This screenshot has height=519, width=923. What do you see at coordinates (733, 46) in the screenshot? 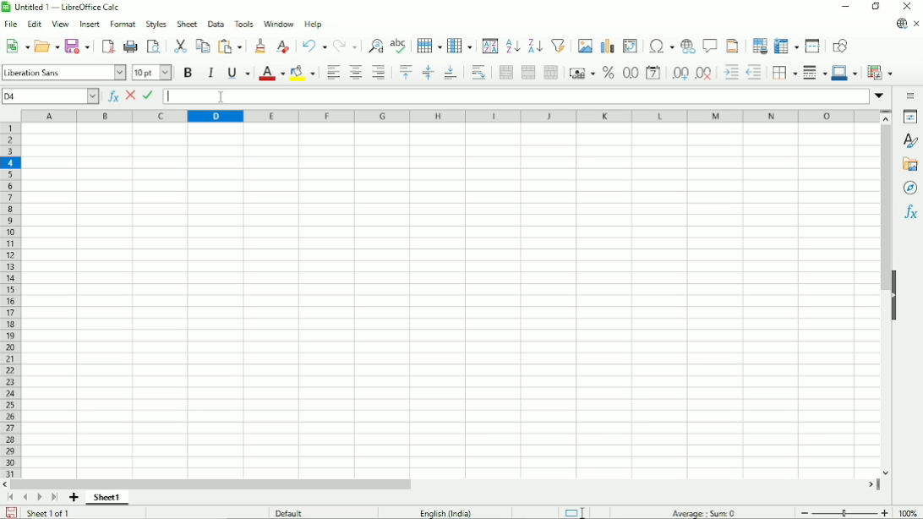
I see `Headers and footers` at bounding box center [733, 46].